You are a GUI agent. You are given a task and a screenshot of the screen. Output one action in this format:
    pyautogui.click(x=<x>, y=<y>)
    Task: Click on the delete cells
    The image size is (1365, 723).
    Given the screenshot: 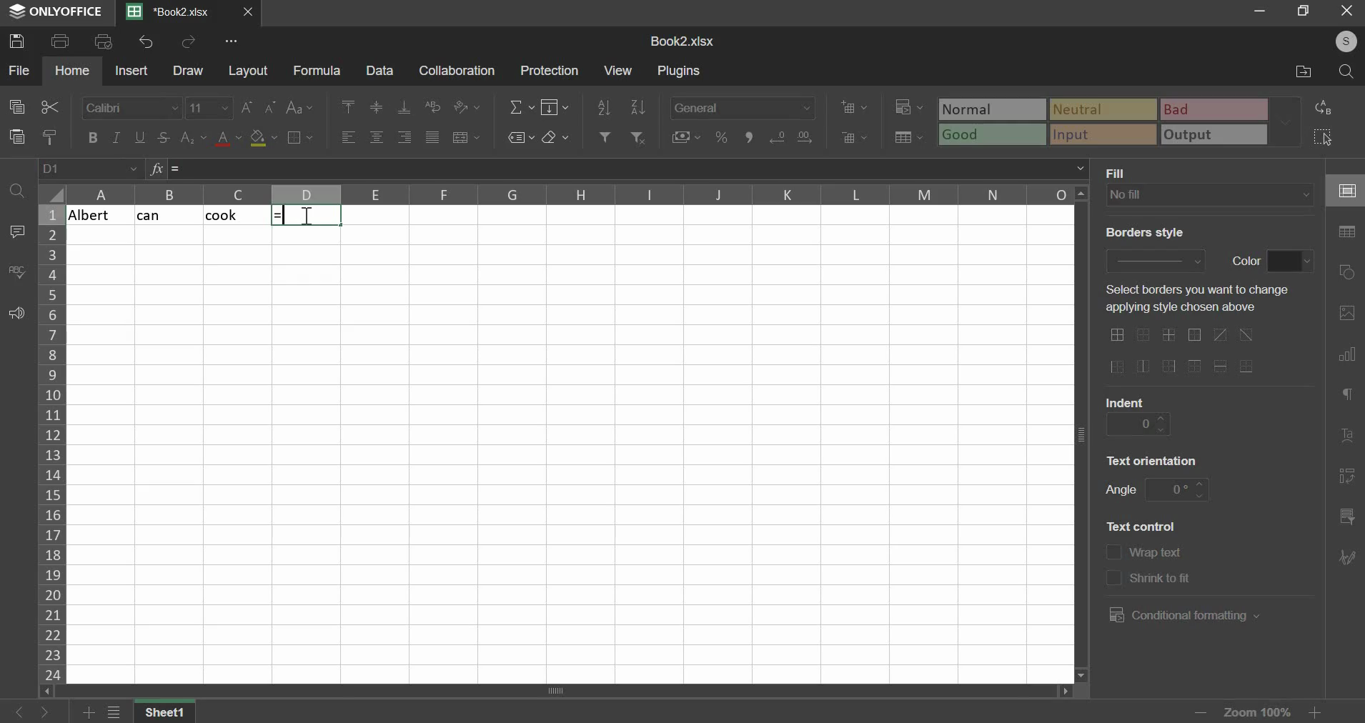 What is the action you would take?
    pyautogui.click(x=855, y=137)
    